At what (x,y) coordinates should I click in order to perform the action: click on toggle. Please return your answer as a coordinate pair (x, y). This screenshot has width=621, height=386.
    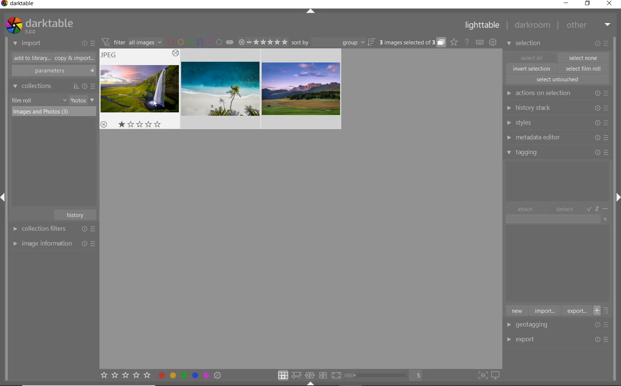
    Looking at the image, I should click on (598, 208).